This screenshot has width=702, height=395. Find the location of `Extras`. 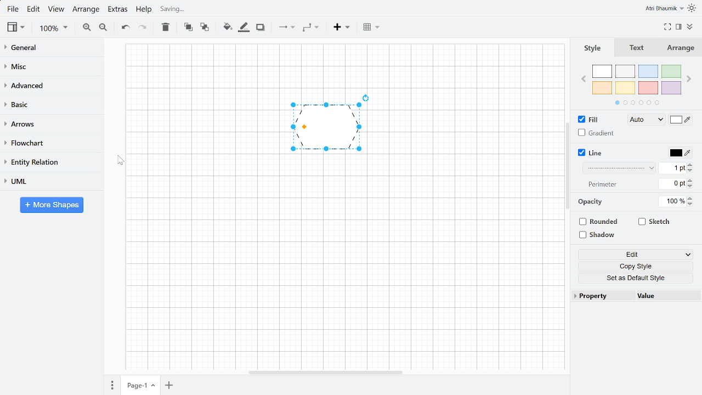

Extras is located at coordinates (118, 9).